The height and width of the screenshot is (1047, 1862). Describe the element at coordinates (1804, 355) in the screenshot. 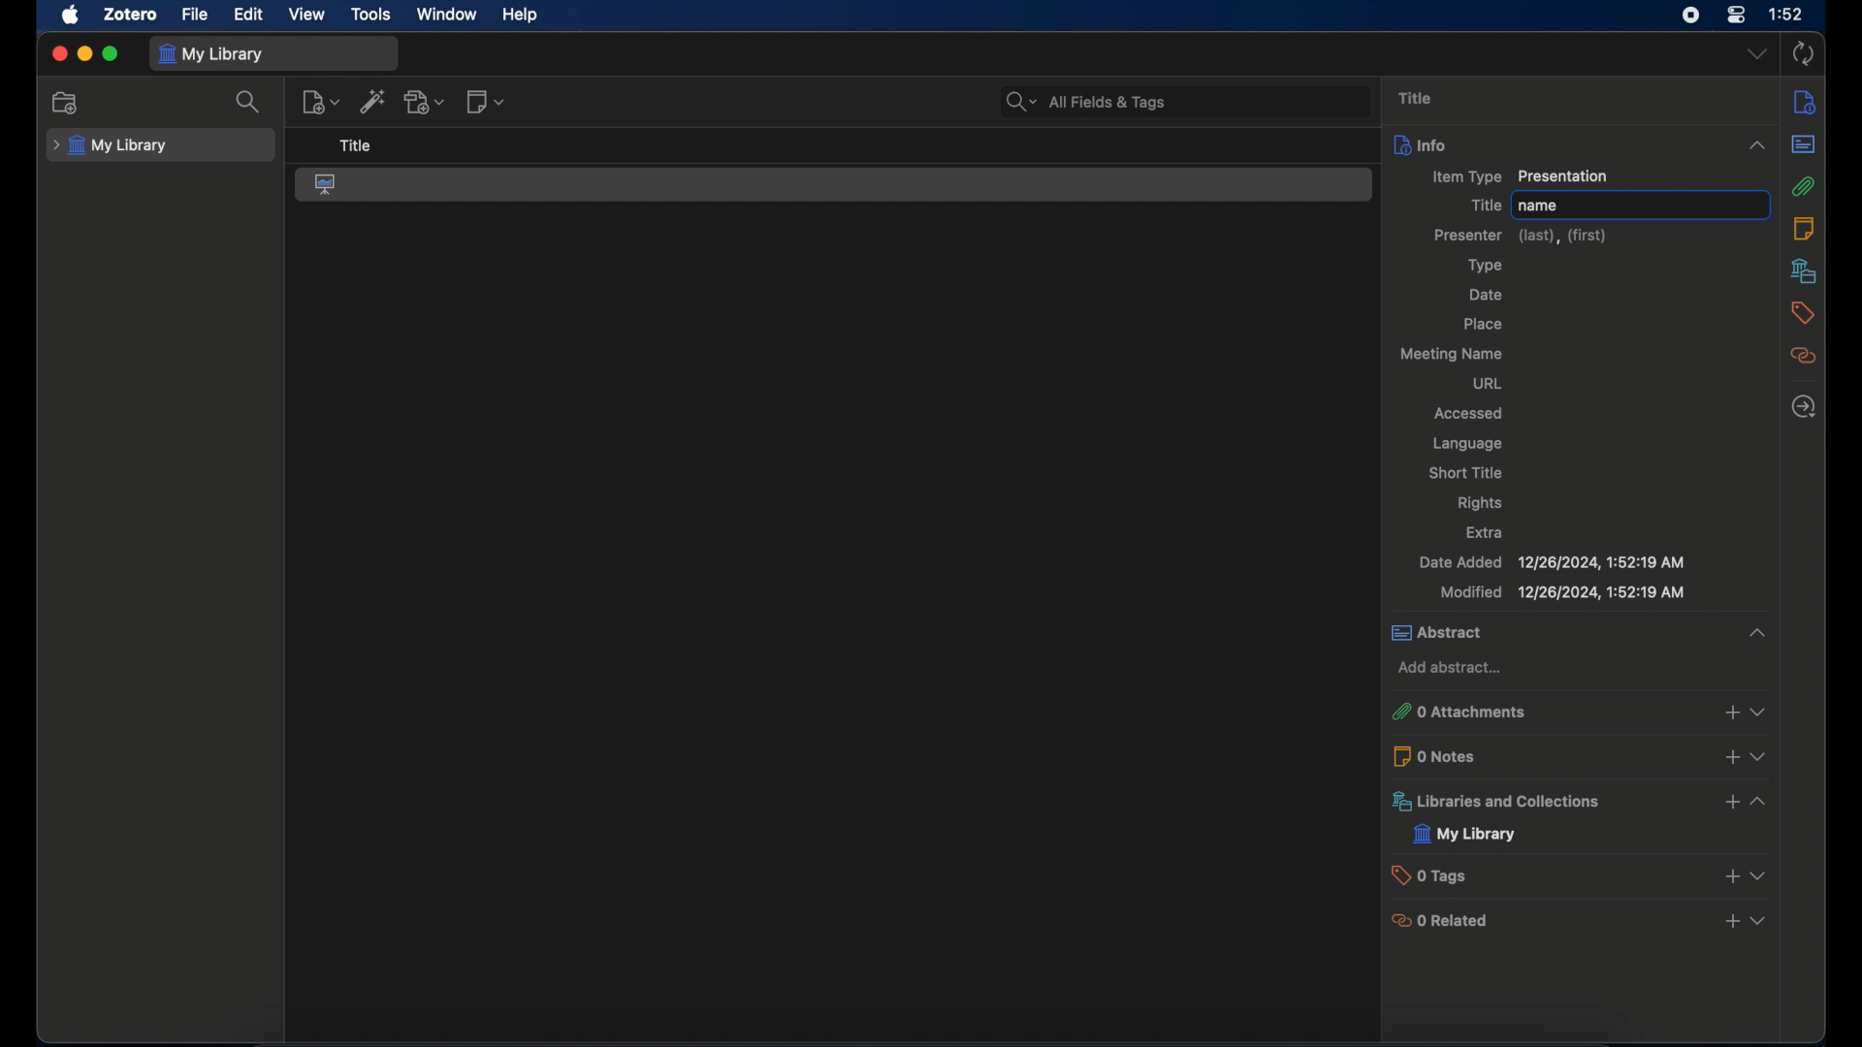

I see `related` at that location.